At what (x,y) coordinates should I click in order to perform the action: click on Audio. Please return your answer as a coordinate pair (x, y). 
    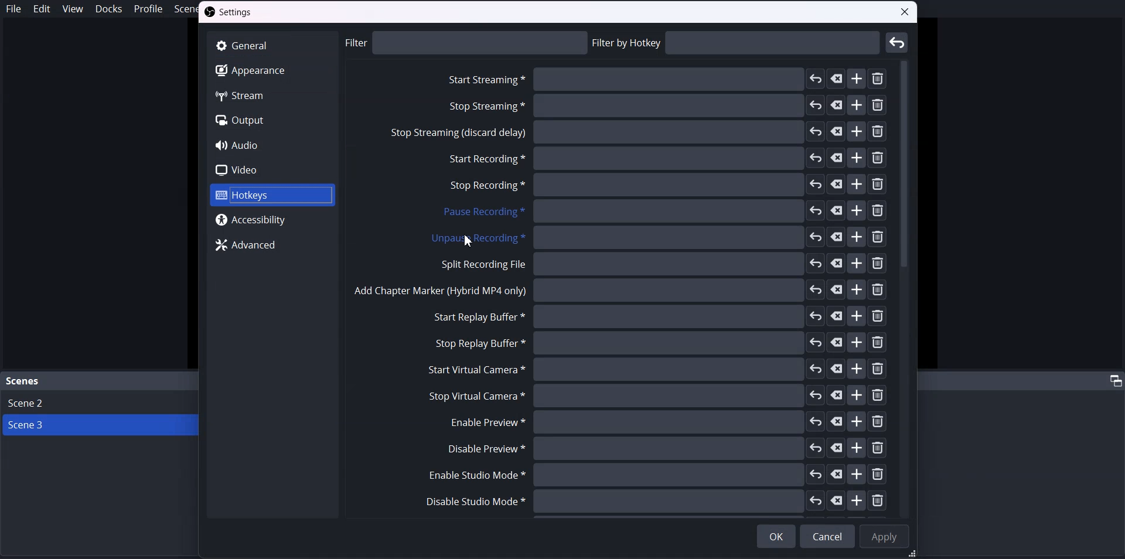
    Looking at the image, I should click on (272, 145).